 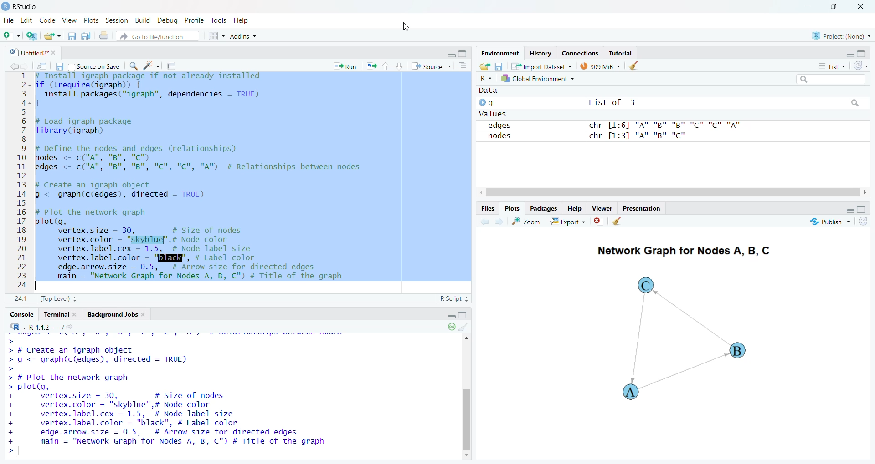 I want to click on options, so click(x=462, y=67).